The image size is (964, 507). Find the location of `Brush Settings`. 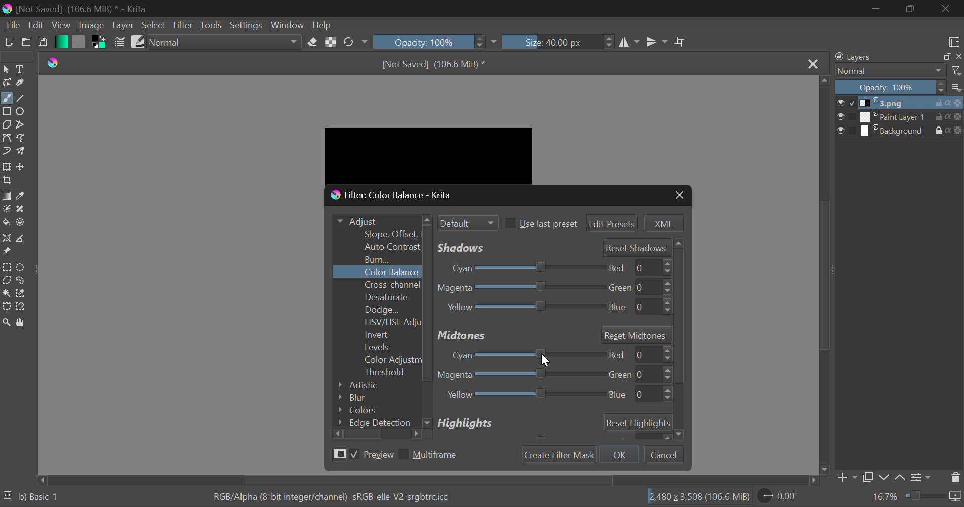

Brush Settings is located at coordinates (120, 42).